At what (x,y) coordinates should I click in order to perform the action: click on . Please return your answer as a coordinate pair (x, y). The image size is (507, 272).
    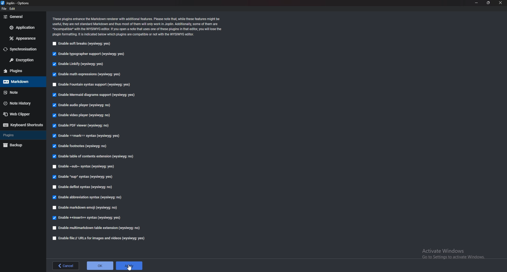
    Looking at the image, I should click on (82, 105).